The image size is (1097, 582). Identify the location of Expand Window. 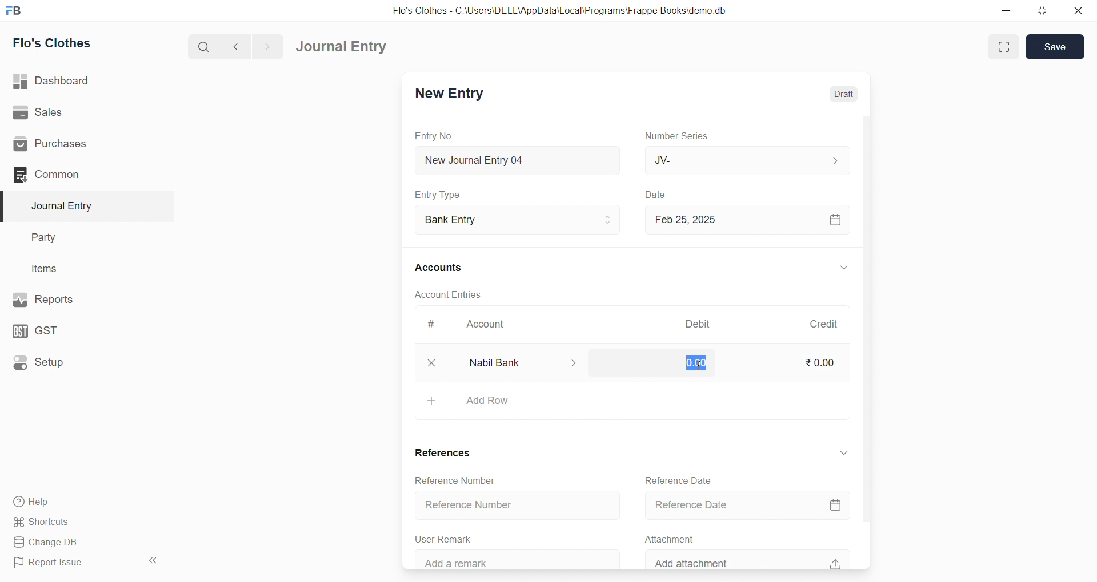
(1004, 47).